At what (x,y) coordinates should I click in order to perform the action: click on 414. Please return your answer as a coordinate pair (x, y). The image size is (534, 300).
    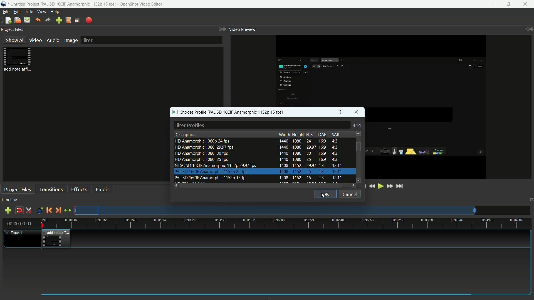
    Looking at the image, I should click on (358, 125).